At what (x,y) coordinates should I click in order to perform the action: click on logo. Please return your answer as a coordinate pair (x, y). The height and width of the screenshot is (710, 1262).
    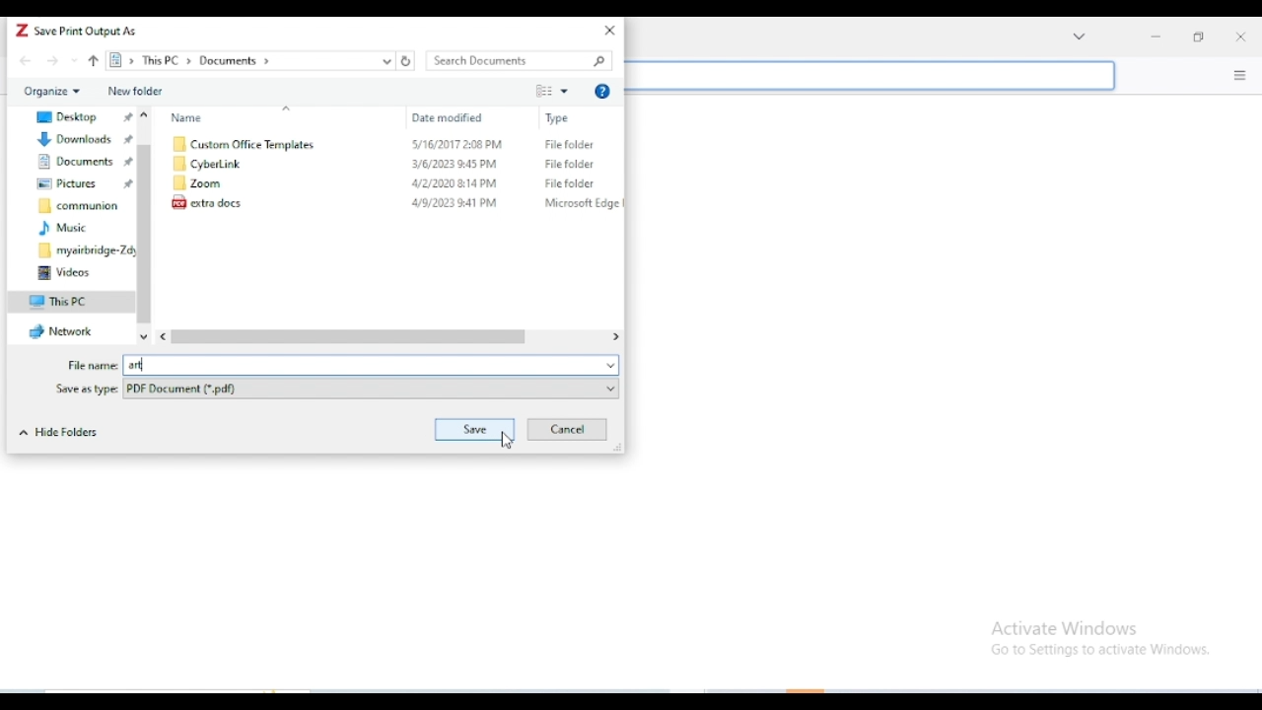
    Looking at the image, I should click on (22, 30).